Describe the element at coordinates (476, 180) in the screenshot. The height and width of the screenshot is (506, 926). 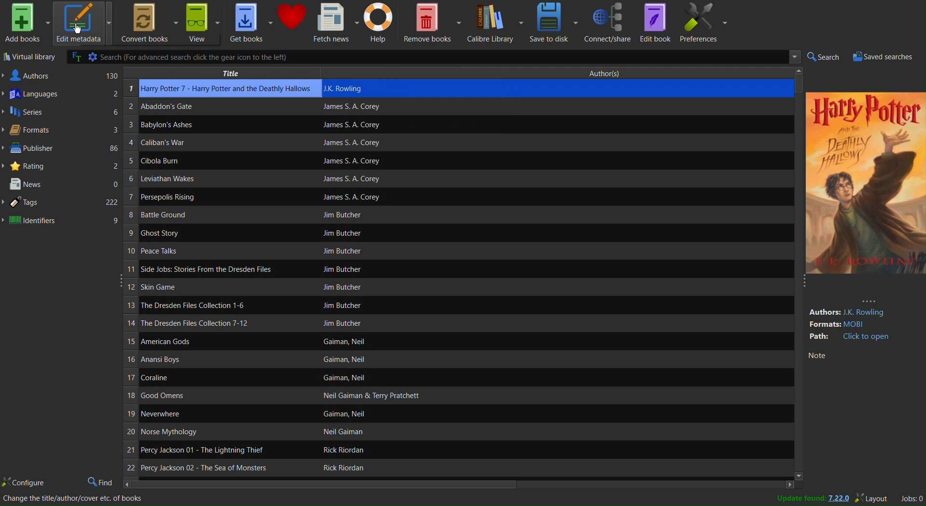
I see `Author’s name` at that location.